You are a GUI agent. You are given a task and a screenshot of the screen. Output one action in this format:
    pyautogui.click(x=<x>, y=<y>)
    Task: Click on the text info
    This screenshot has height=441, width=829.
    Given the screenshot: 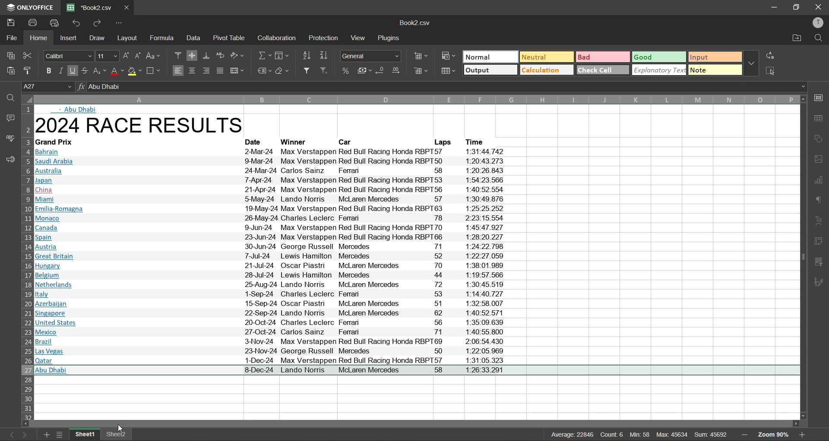 What is the action you would take?
    pyautogui.click(x=270, y=209)
    